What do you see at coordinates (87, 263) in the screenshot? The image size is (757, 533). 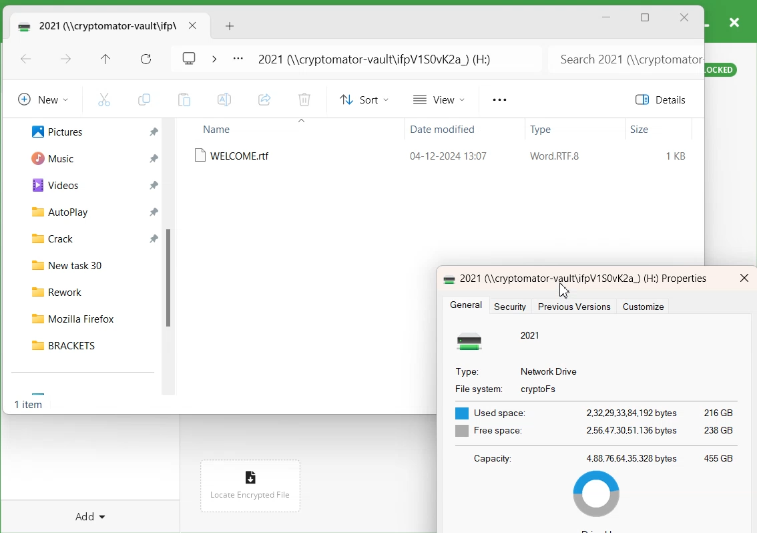 I see `New task 30` at bounding box center [87, 263].